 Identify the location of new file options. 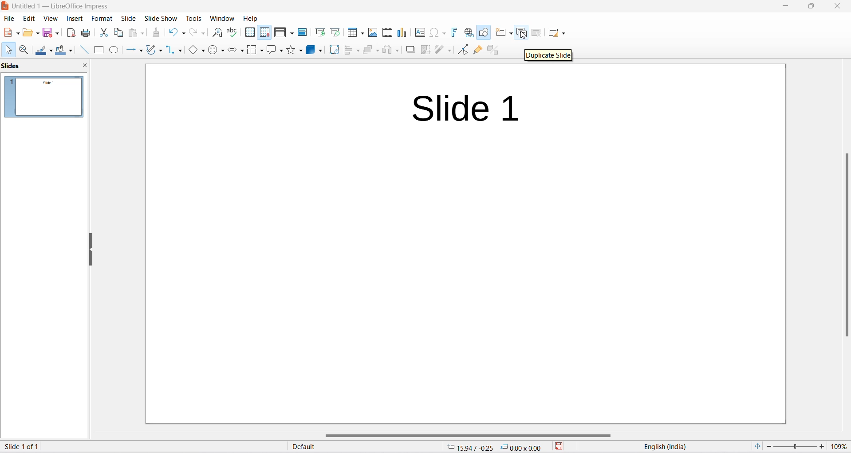
(10, 32).